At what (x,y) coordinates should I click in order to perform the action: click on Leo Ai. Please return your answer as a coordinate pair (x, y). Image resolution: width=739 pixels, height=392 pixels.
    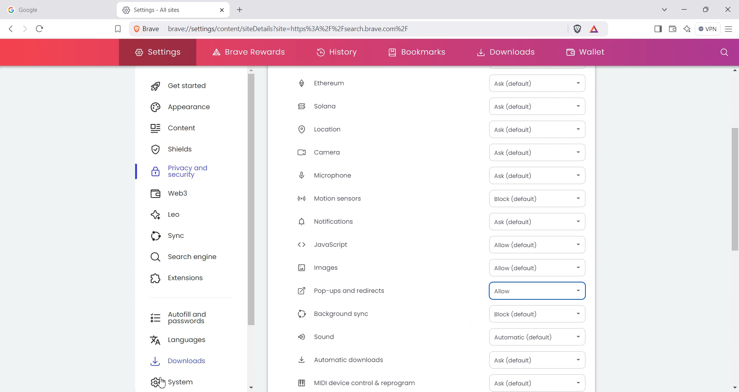
    Looking at the image, I should click on (687, 28).